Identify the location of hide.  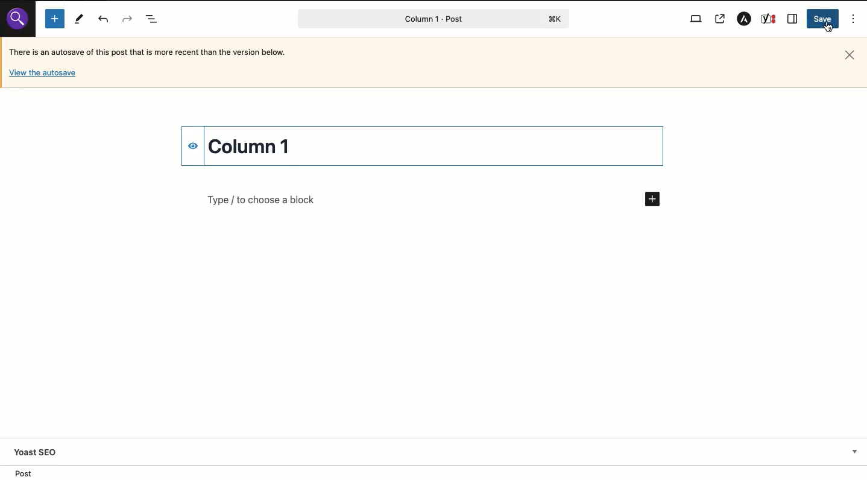
(193, 145).